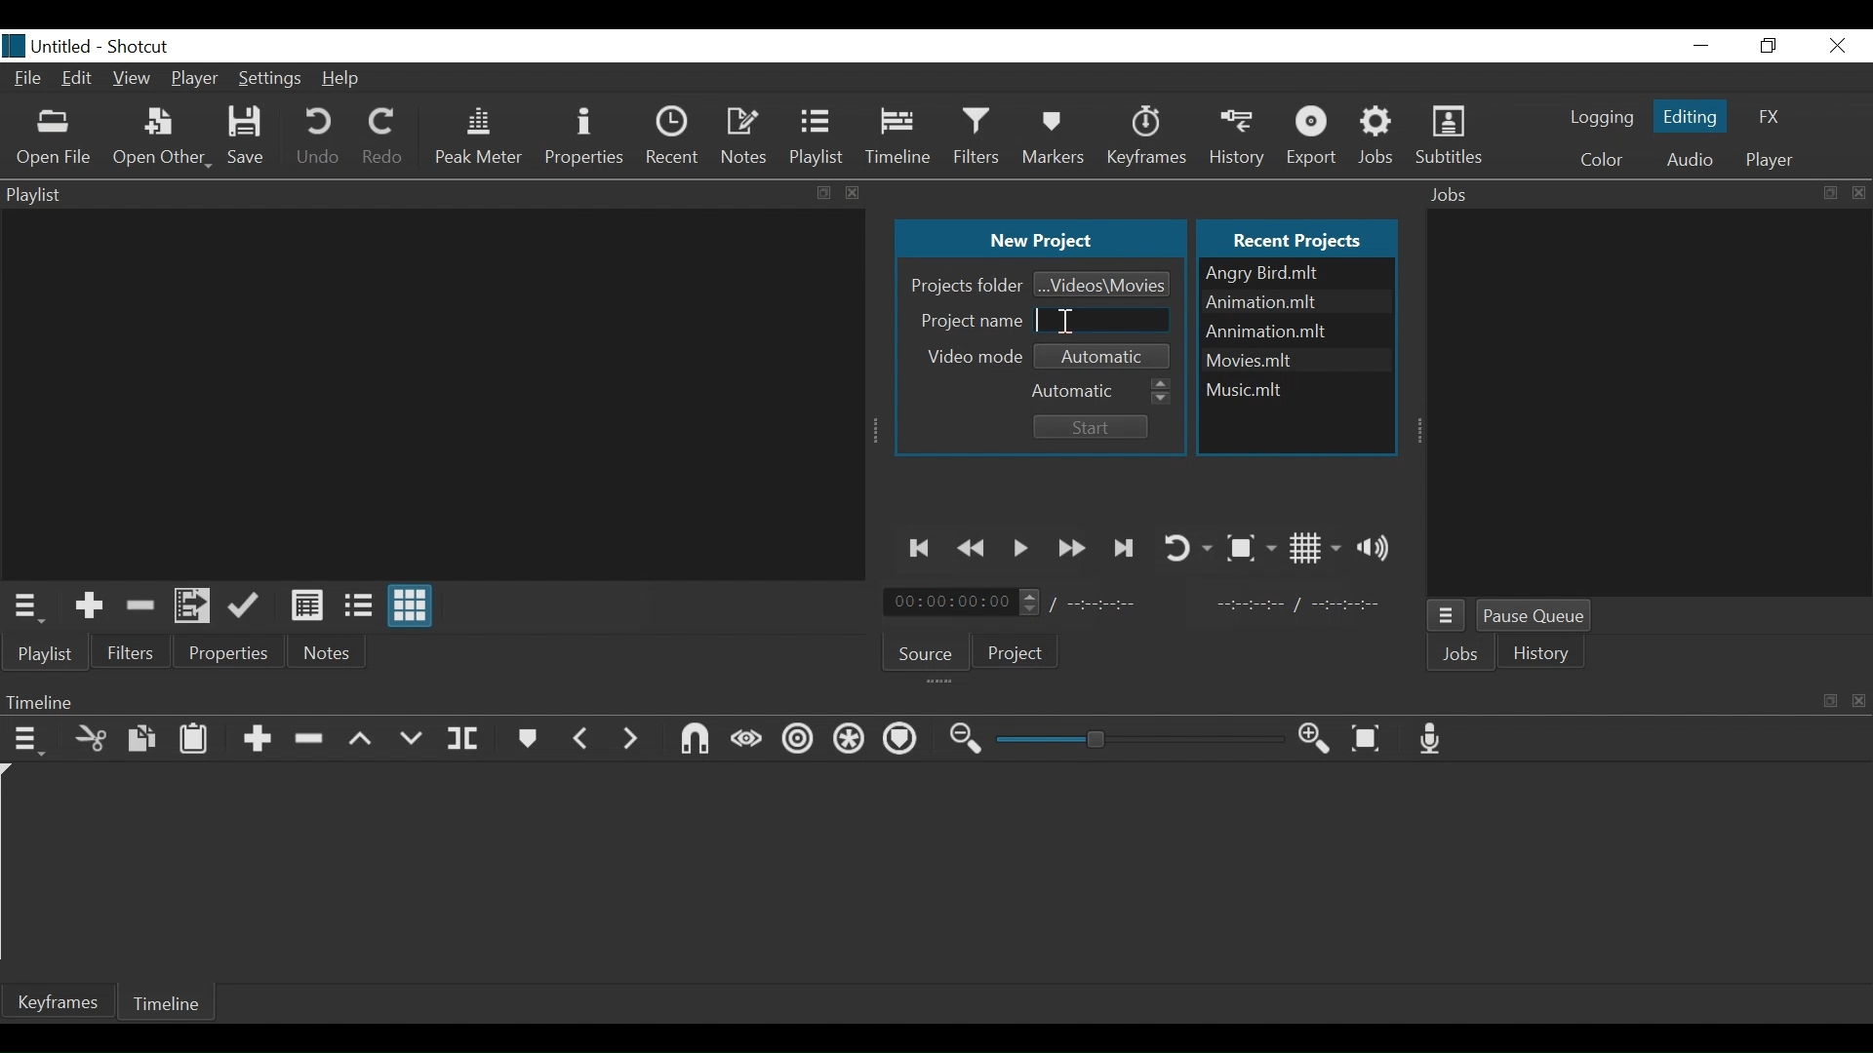 The height and width of the screenshot is (1053, 1873). Describe the element at coordinates (1378, 547) in the screenshot. I see `Show volume control` at that location.